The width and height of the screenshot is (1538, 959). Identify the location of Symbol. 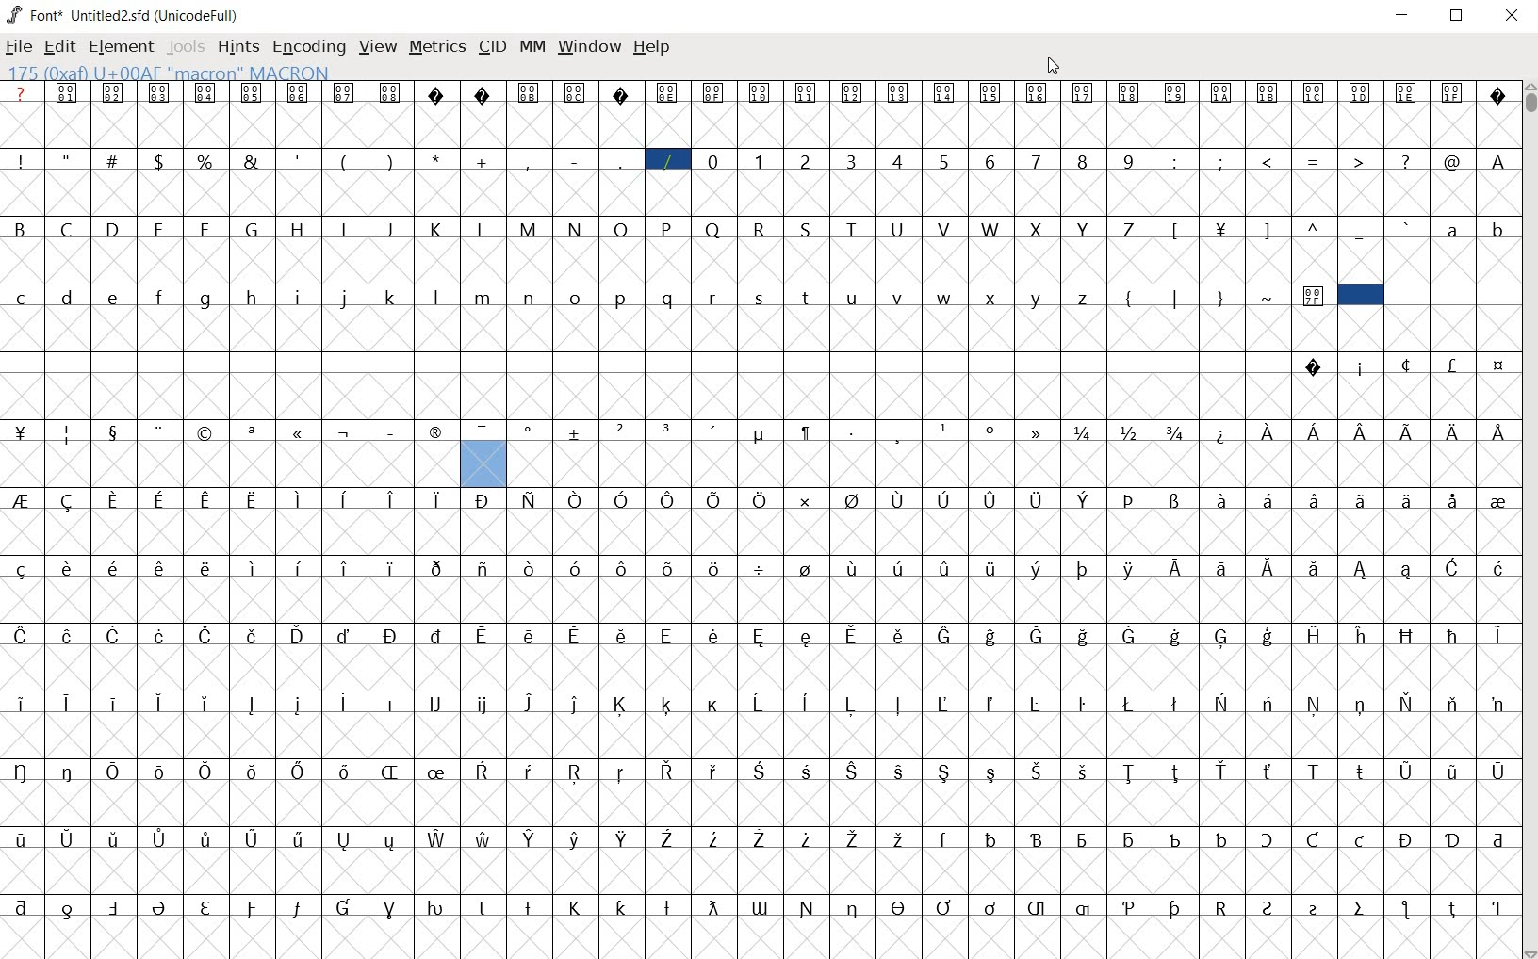
(1222, 431).